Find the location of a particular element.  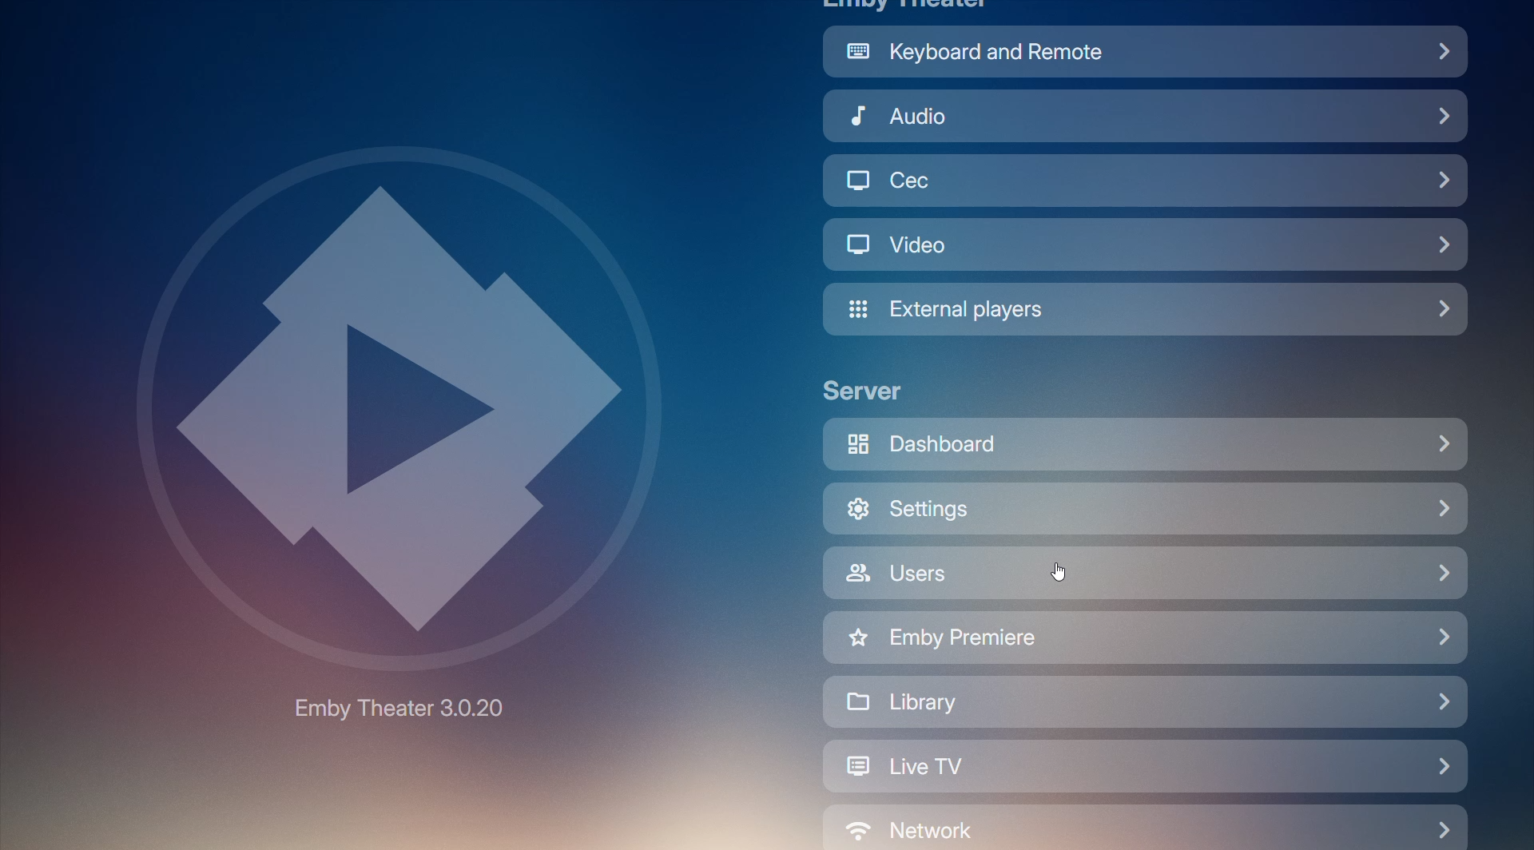

Network is located at coordinates (1148, 825).